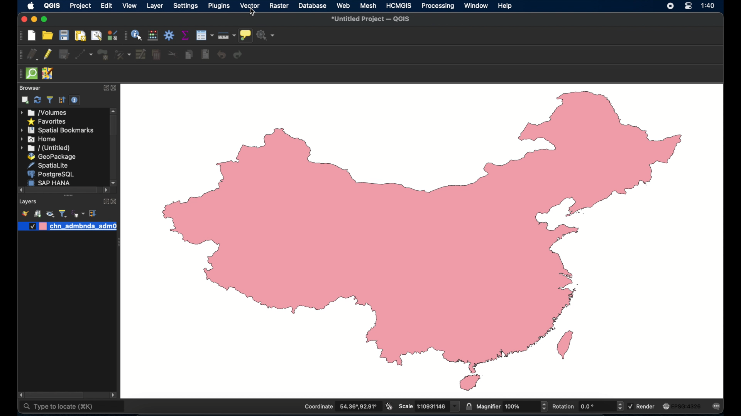  What do you see at coordinates (266, 35) in the screenshot?
I see `no action selected` at bounding box center [266, 35].